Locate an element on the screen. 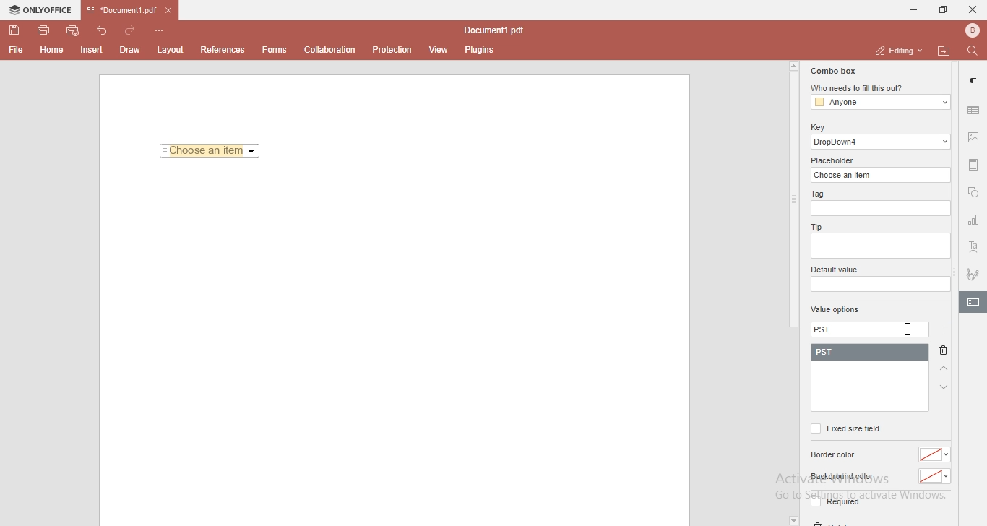 The height and width of the screenshot is (526, 987). value options is located at coordinates (835, 311).